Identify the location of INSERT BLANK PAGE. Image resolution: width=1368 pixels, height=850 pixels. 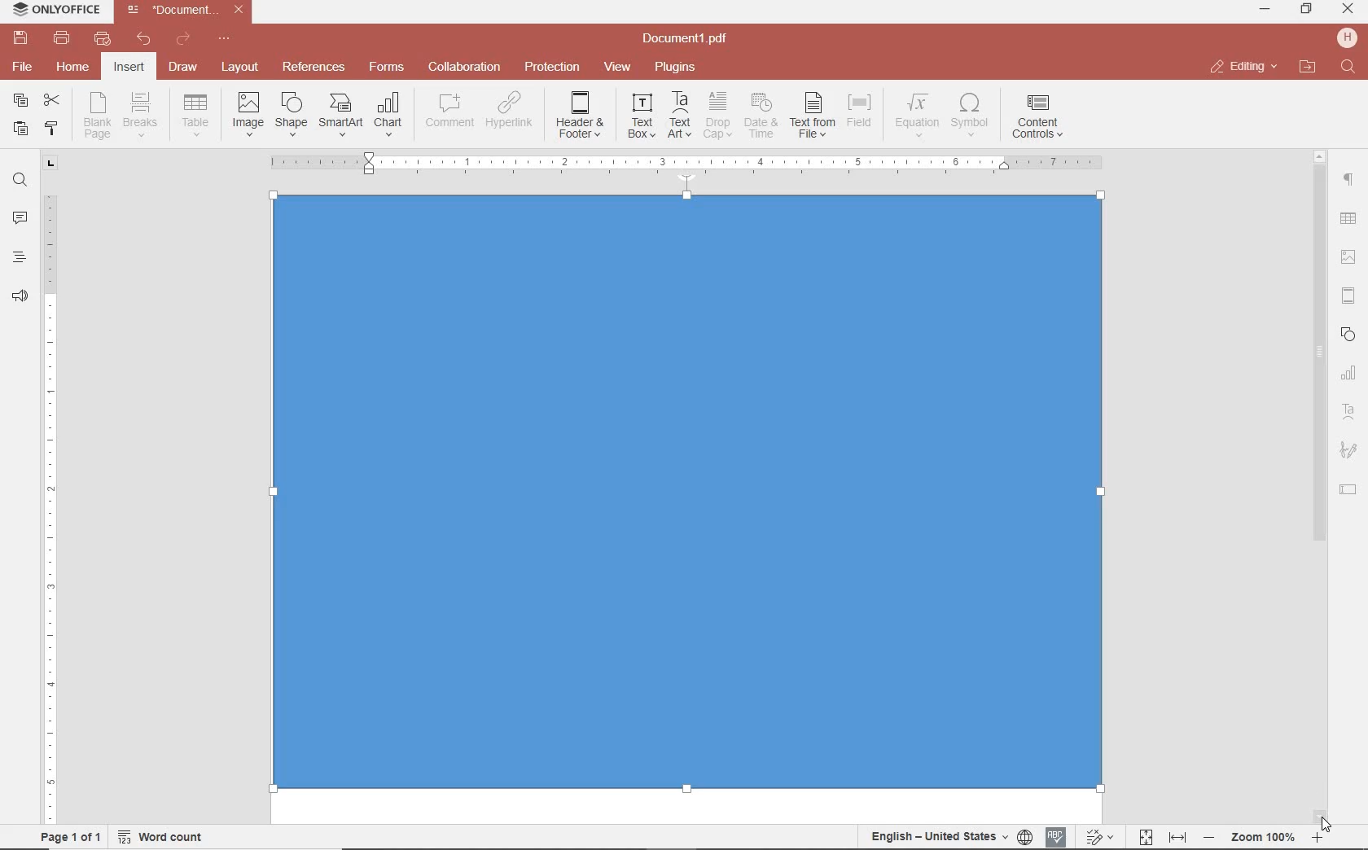
(97, 115).